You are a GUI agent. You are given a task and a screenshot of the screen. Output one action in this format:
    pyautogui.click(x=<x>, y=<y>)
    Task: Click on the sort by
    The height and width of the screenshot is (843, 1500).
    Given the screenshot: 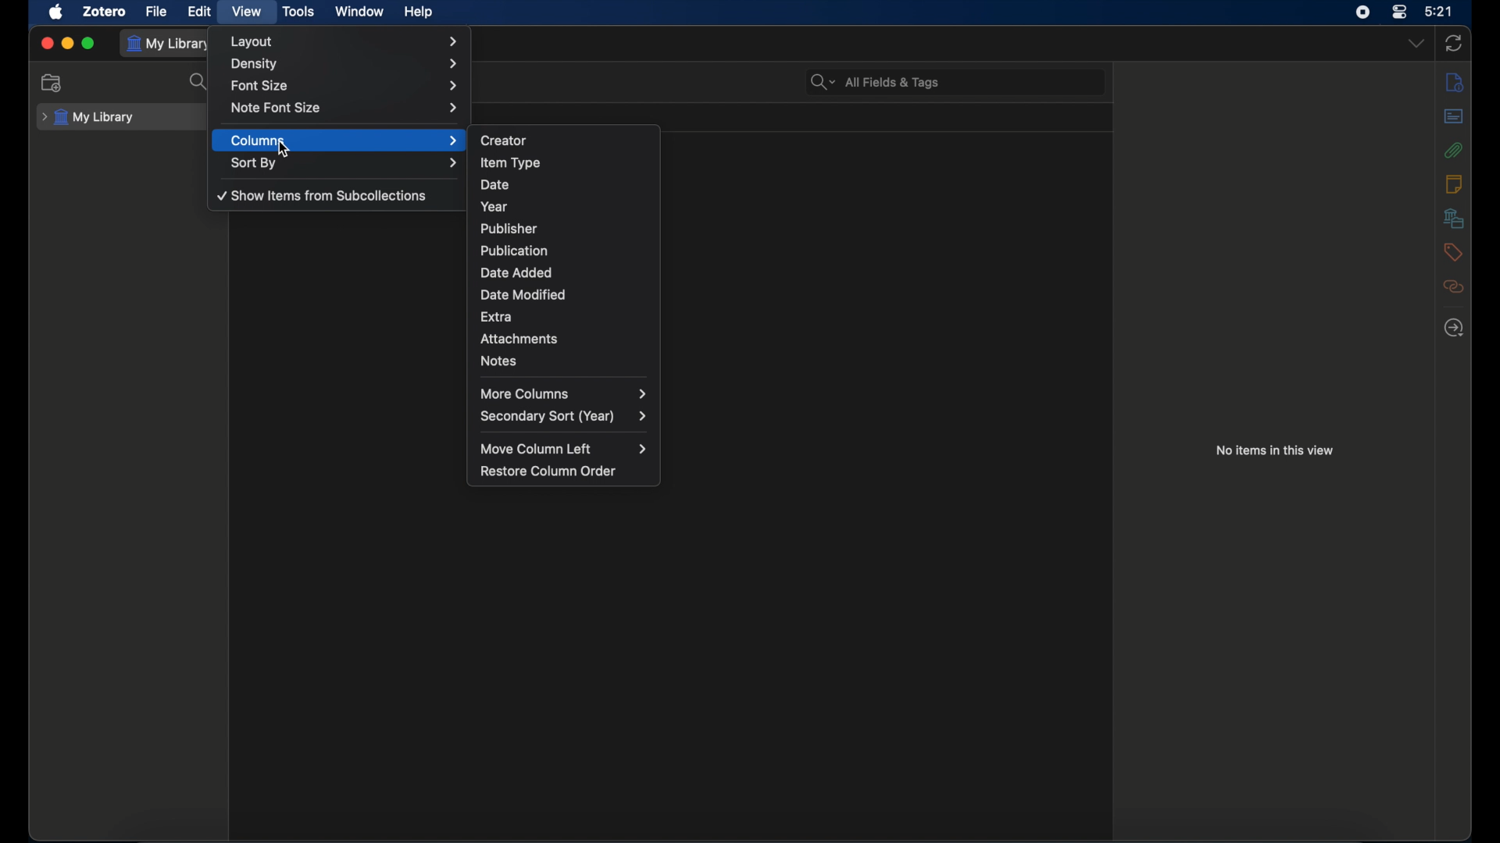 What is the action you would take?
    pyautogui.click(x=345, y=162)
    